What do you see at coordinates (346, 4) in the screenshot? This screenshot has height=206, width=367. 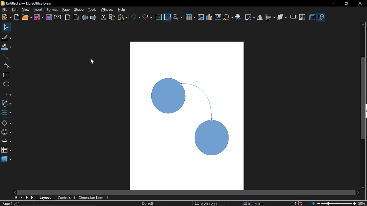 I see `Restore down` at bounding box center [346, 4].